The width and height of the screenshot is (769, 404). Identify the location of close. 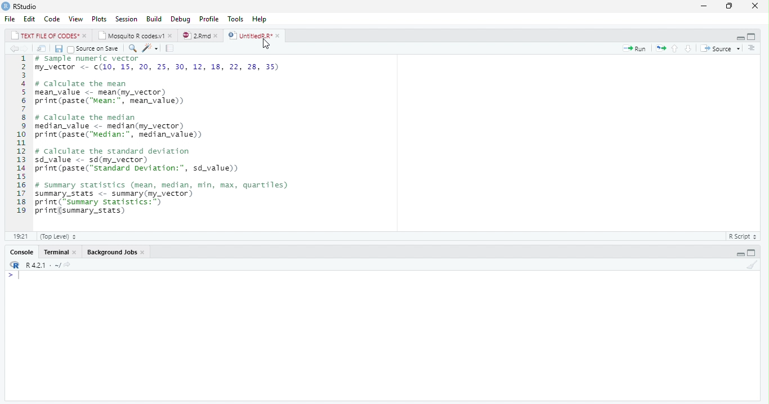
(86, 36).